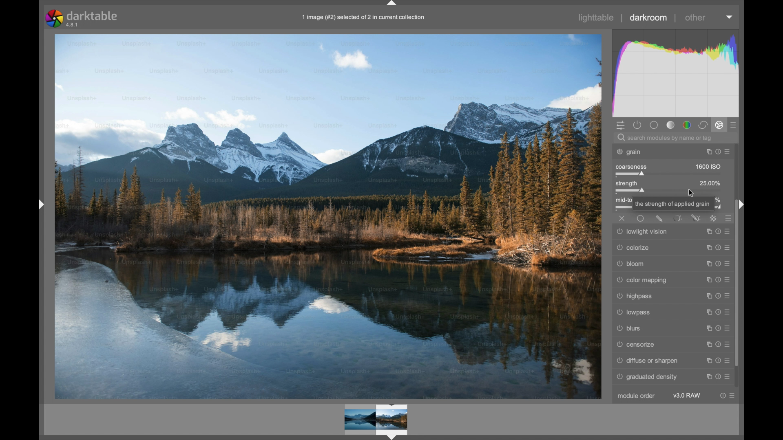 This screenshot has width=783, height=440. What do you see at coordinates (703, 125) in the screenshot?
I see `correct` at bounding box center [703, 125].